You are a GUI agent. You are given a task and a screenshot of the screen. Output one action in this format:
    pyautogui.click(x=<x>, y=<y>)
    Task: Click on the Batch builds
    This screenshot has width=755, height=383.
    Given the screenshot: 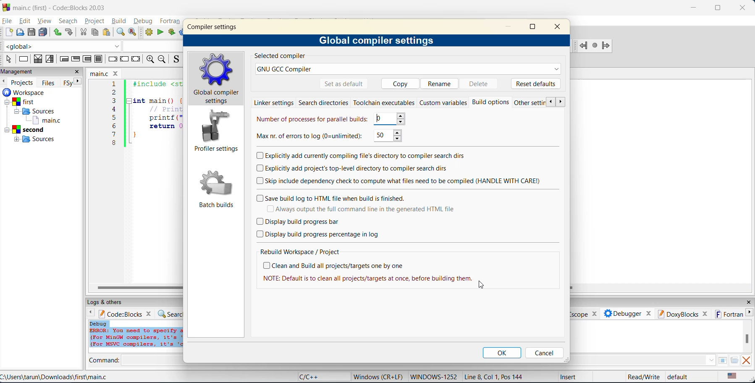 What is the action you would take?
    pyautogui.click(x=216, y=187)
    